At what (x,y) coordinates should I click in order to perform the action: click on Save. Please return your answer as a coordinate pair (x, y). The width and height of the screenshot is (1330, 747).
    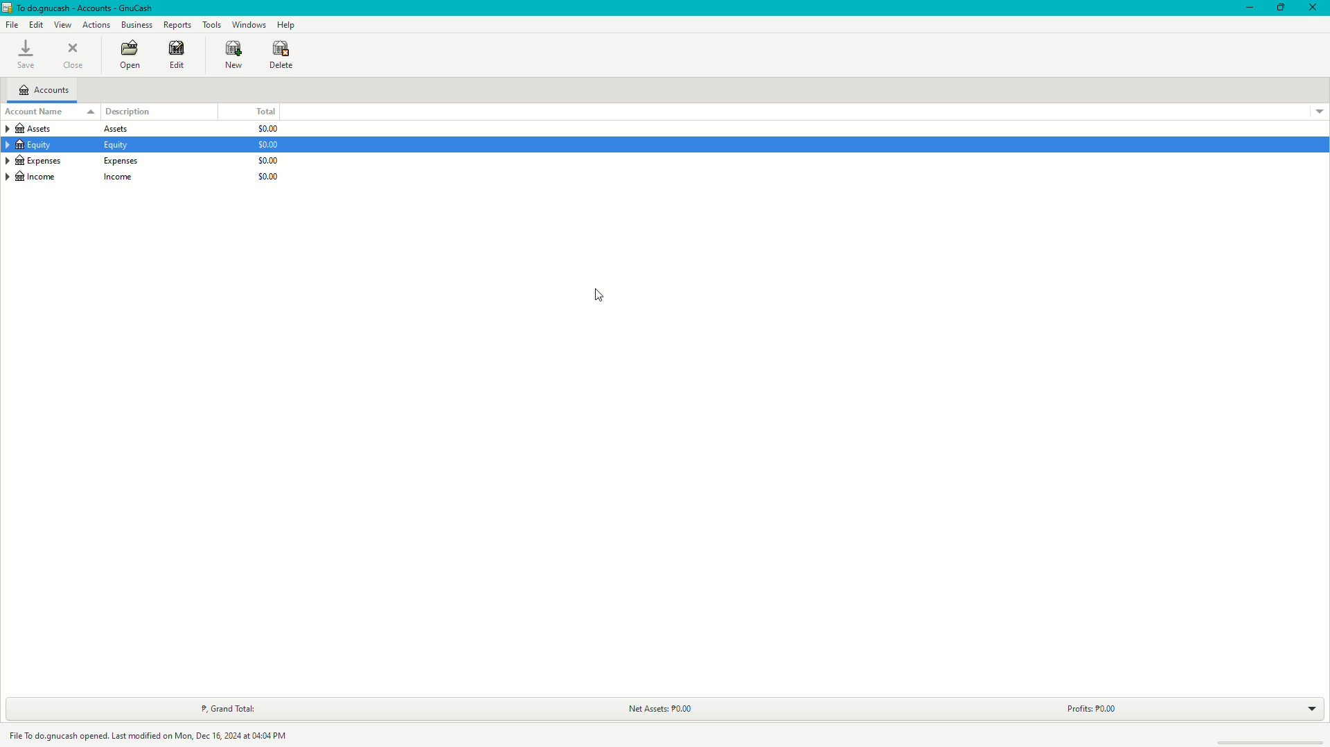
    Looking at the image, I should click on (26, 55).